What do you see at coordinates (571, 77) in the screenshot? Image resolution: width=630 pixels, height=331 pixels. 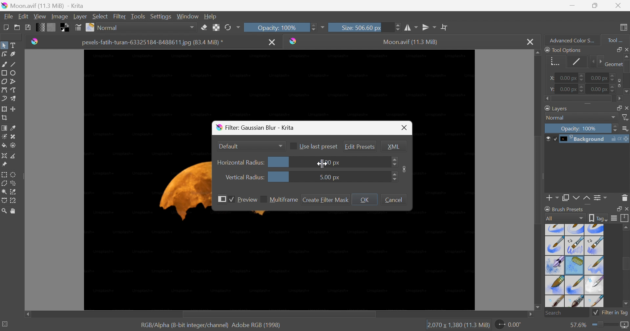 I see `0.00 px` at bounding box center [571, 77].